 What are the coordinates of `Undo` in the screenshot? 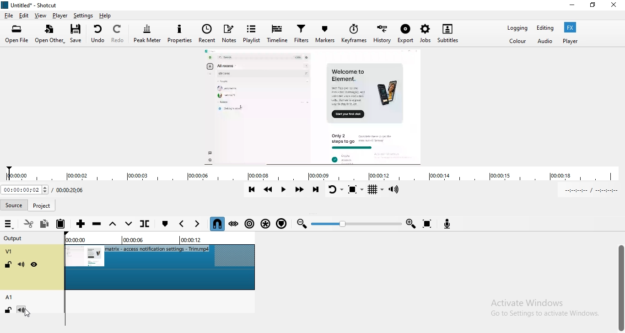 It's located at (97, 35).